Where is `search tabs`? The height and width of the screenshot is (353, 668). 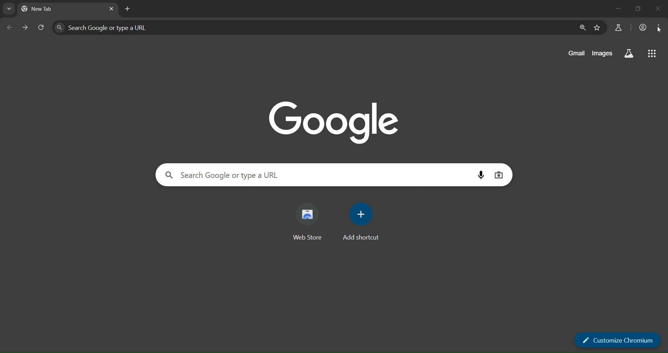 search tabs is located at coordinates (9, 9).